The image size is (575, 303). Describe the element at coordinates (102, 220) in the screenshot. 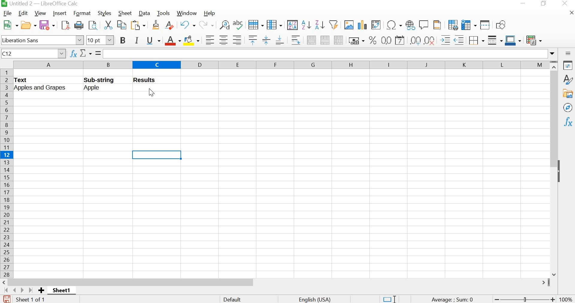

I see `cells` at that location.